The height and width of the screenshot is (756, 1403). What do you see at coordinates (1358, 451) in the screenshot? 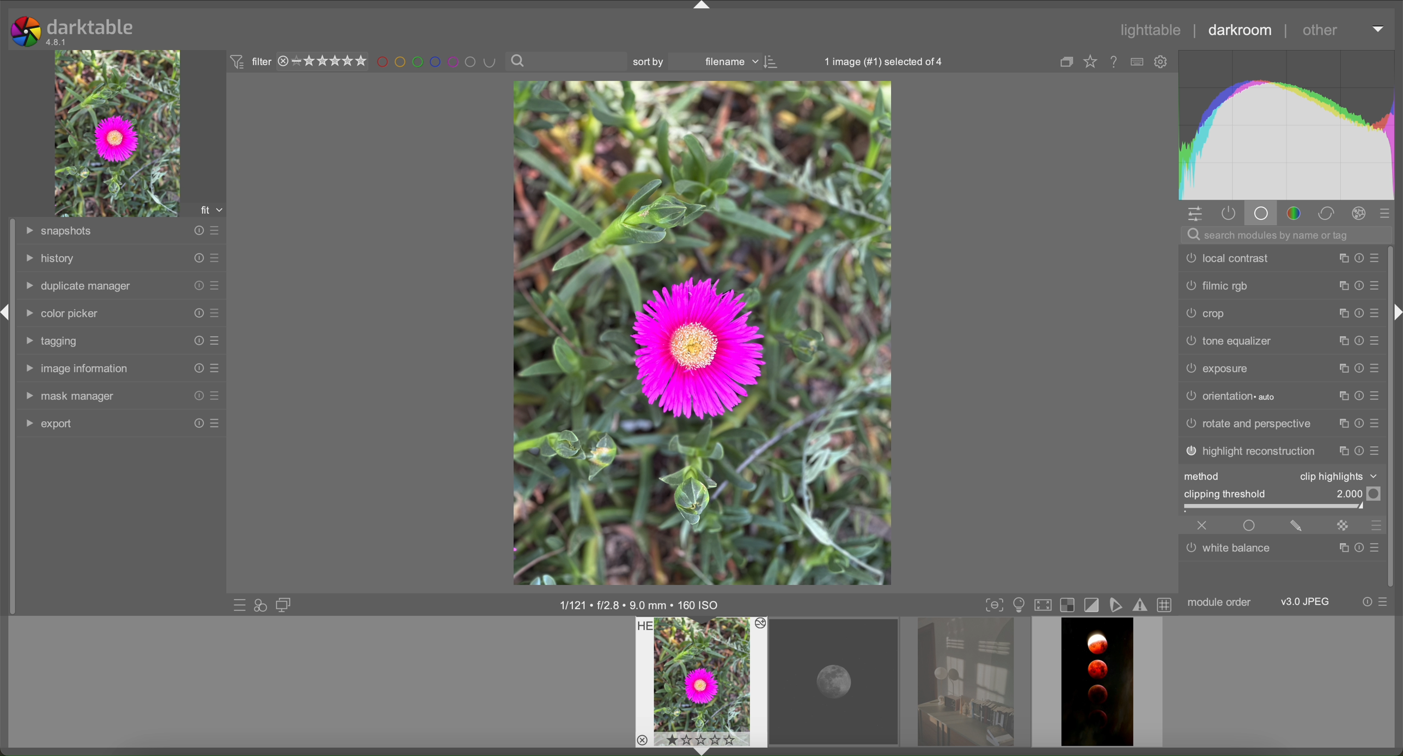
I see `reset presets` at bounding box center [1358, 451].